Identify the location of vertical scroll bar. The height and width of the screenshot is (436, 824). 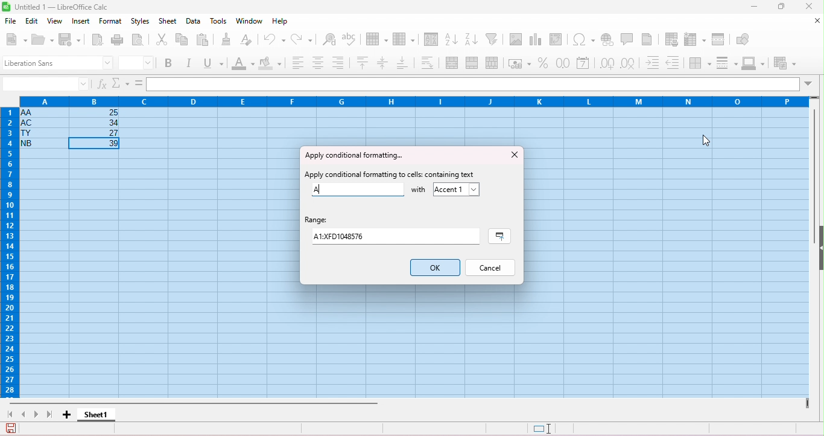
(816, 159).